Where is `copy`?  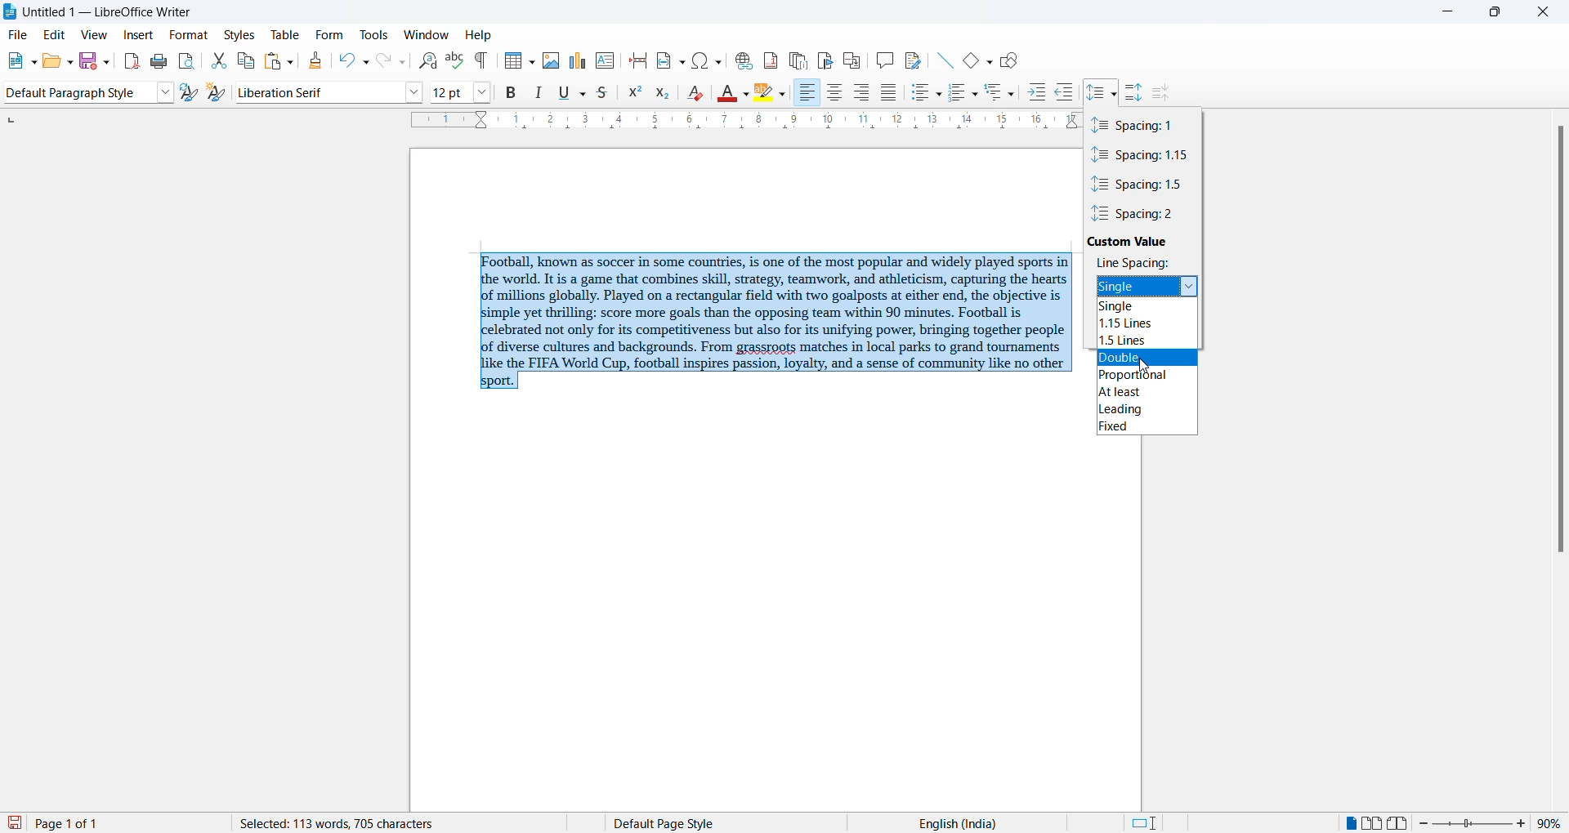 copy is located at coordinates (246, 61).